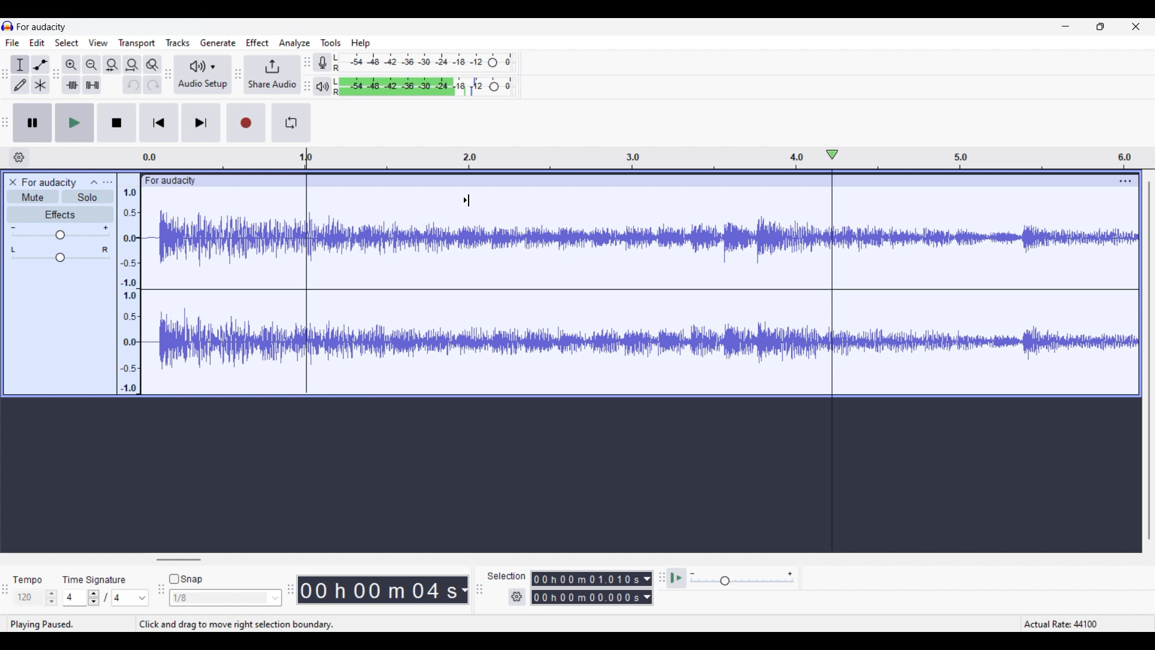 The width and height of the screenshot is (1155, 650). What do you see at coordinates (92, 85) in the screenshot?
I see `Silence audio selection` at bounding box center [92, 85].